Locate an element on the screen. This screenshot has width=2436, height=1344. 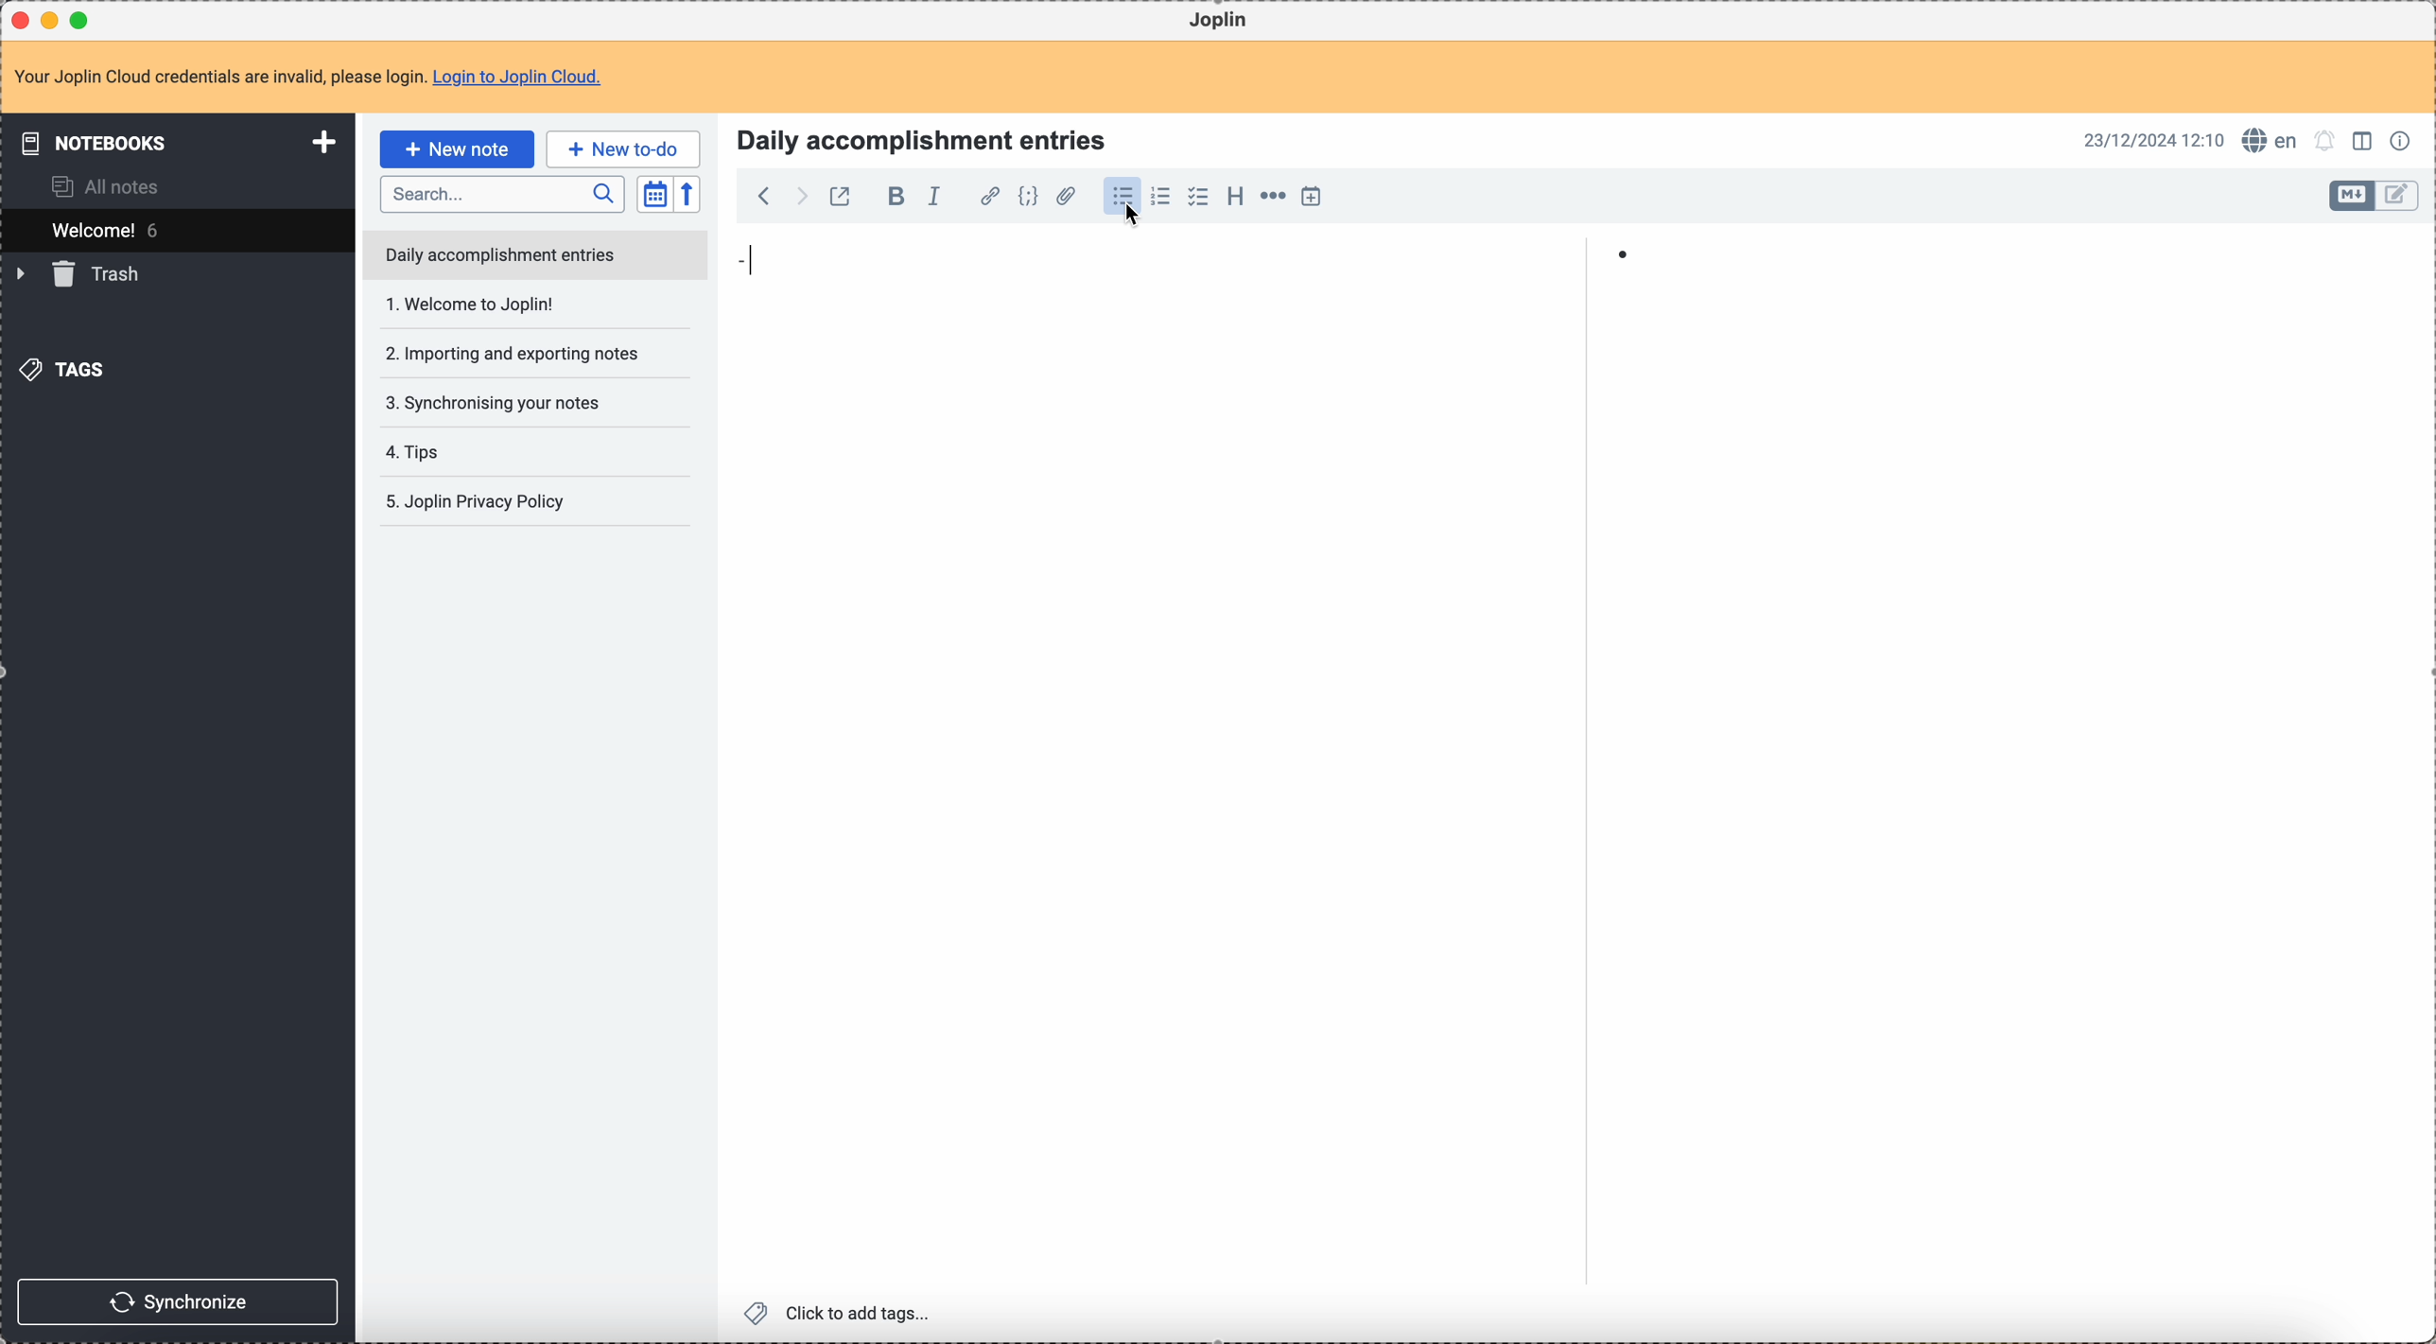
5. Joplin privacy policy is located at coordinates (478, 503).